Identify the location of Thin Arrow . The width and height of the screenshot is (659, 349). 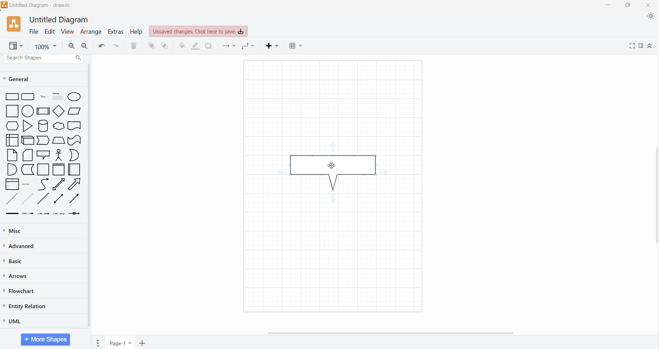
(44, 214).